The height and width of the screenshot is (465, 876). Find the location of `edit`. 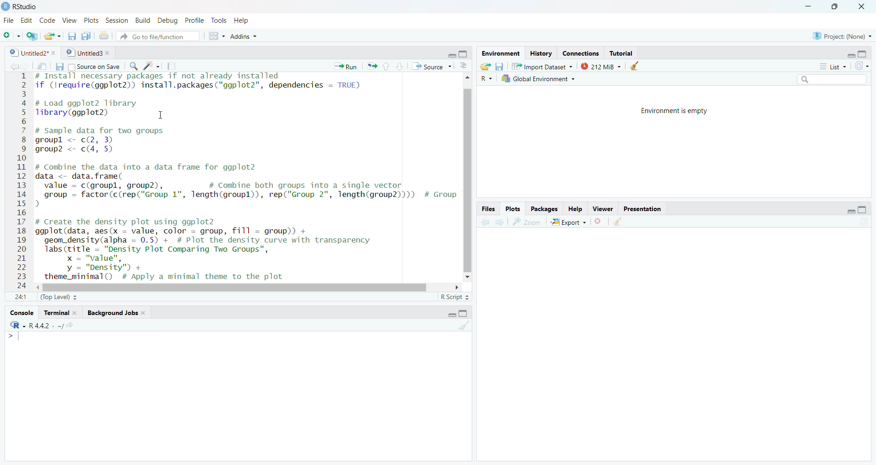

edit is located at coordinates (26, 19).